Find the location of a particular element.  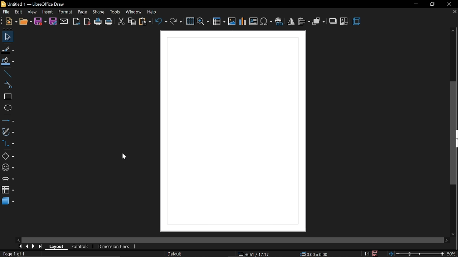

-6.61/17.17 - co-ordinate is located at coordinates (255, 253).